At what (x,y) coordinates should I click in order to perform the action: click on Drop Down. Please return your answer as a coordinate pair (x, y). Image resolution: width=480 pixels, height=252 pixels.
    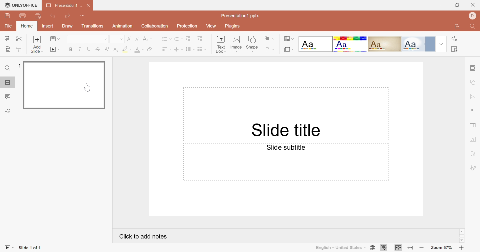
    Looking at the image, I should click on (365, 248).